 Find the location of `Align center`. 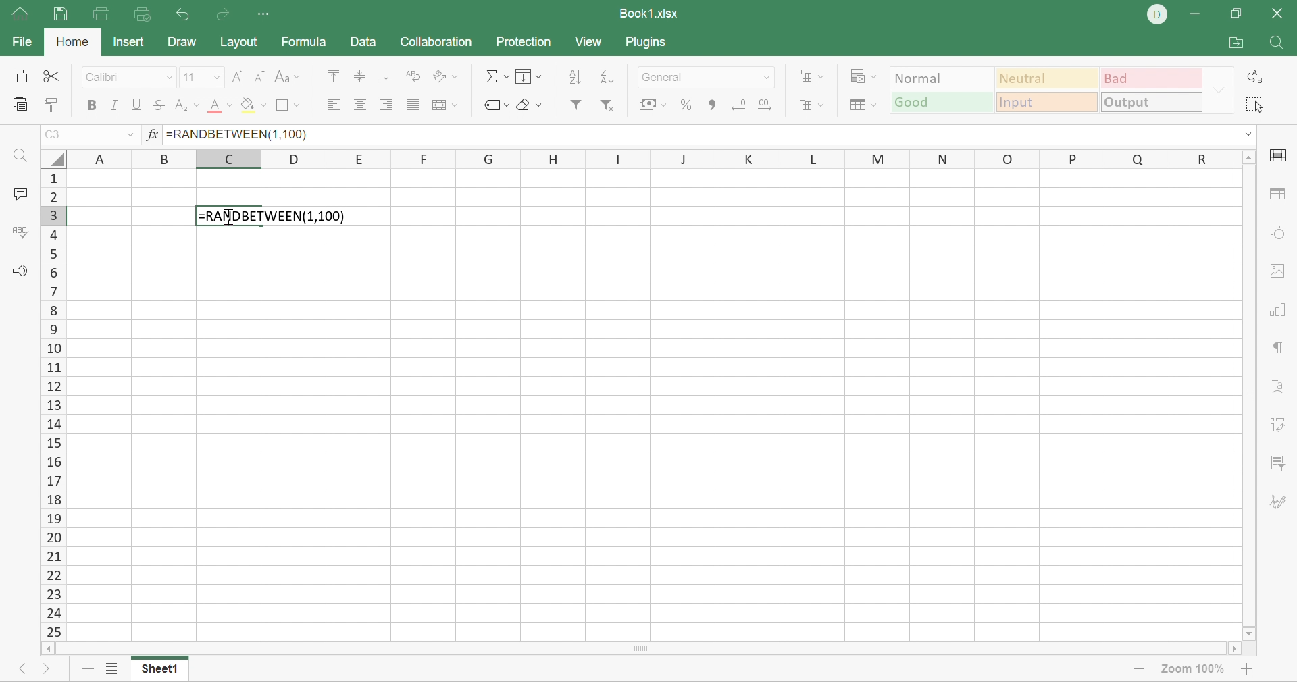

Align center is located at coordinates (361, 105).